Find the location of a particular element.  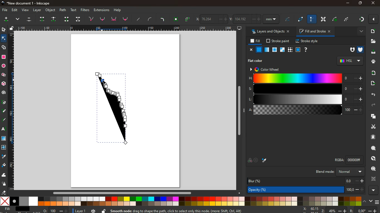

s is located at coordinates (305, 89).